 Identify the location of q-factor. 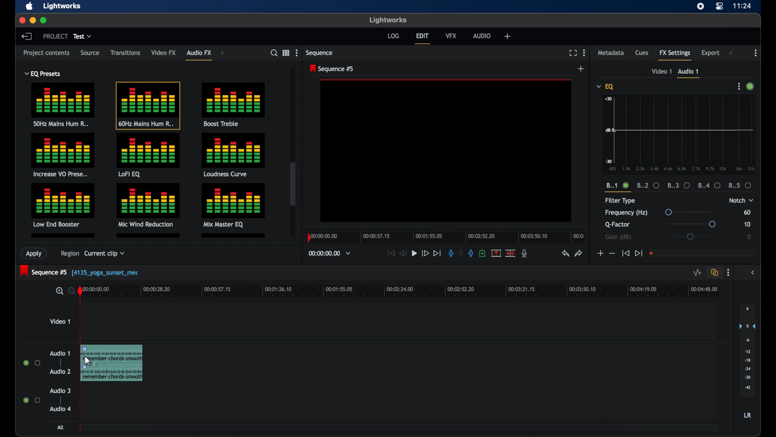
(617, 224).